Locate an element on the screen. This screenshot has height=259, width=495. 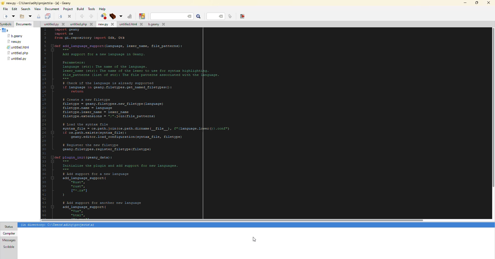
build tool is located at coordinates (121, 16).